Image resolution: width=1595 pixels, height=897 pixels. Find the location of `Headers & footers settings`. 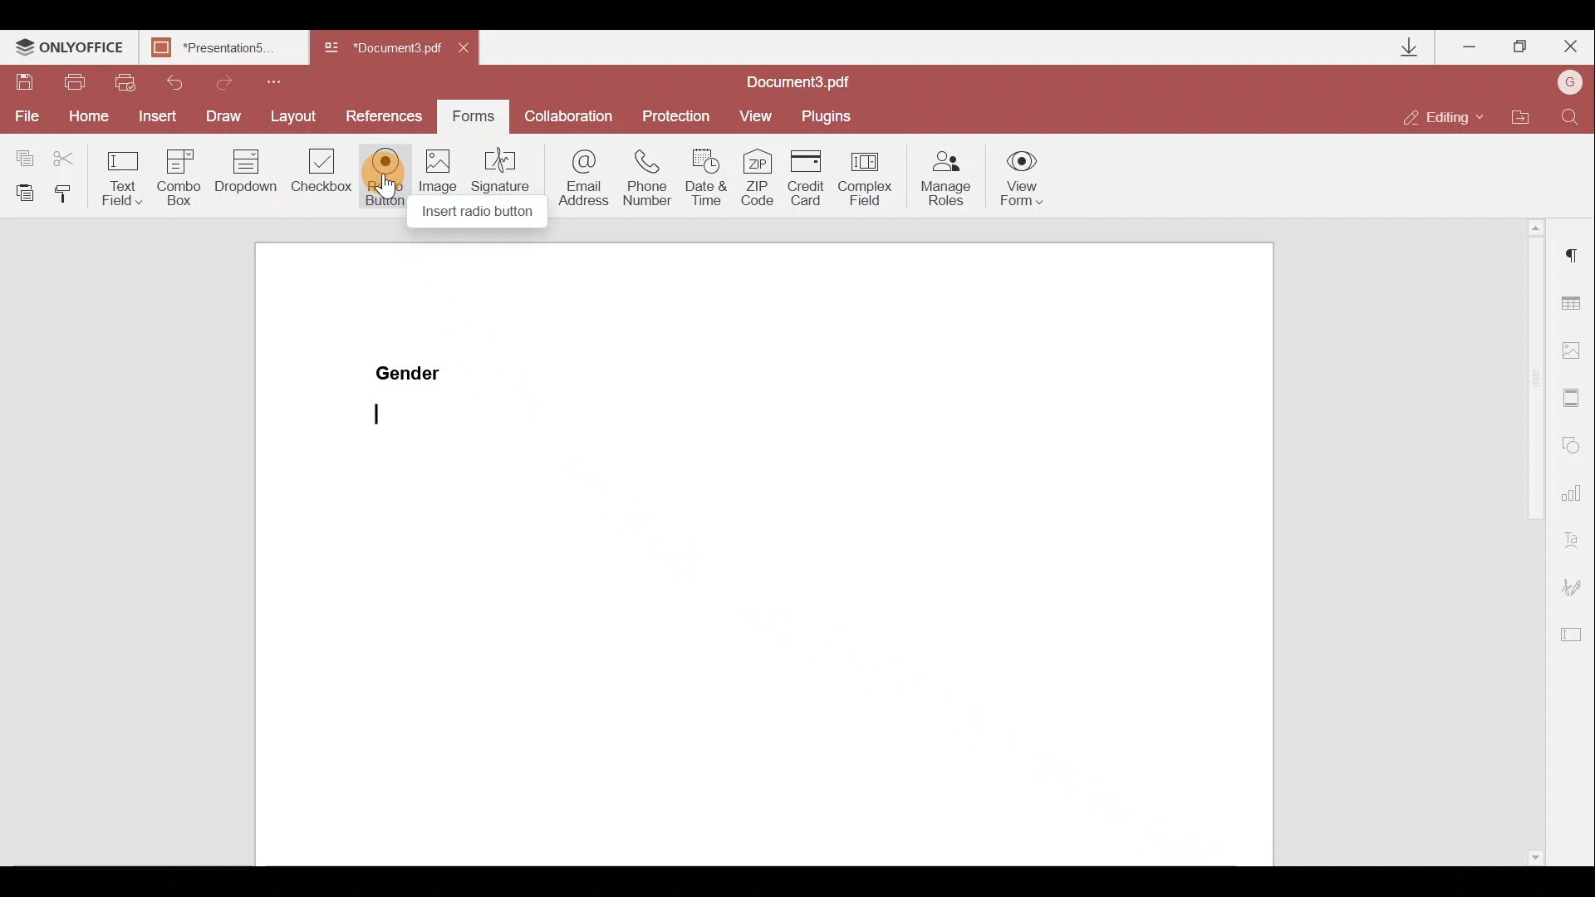

Headers & footers settings is located at coordinates (1573, 400).